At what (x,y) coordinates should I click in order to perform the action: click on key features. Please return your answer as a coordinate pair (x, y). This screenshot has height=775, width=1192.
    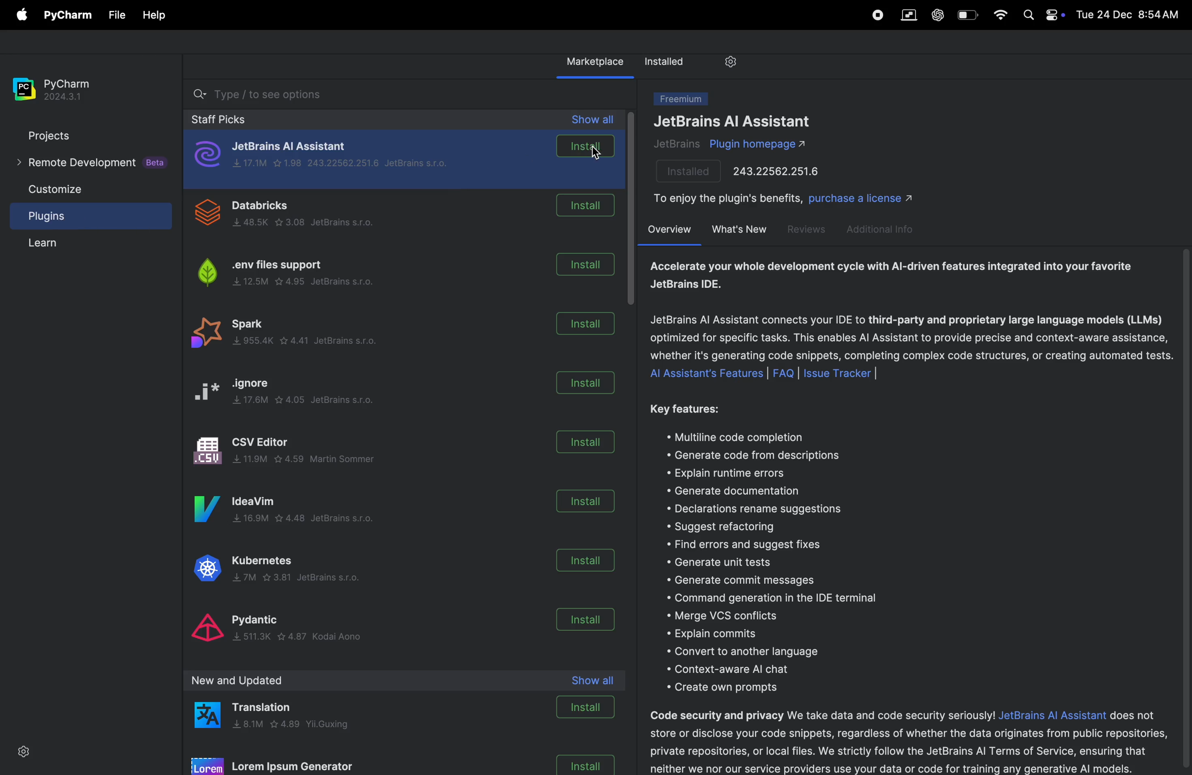
    Looking at the image, I should click on (701, 409).